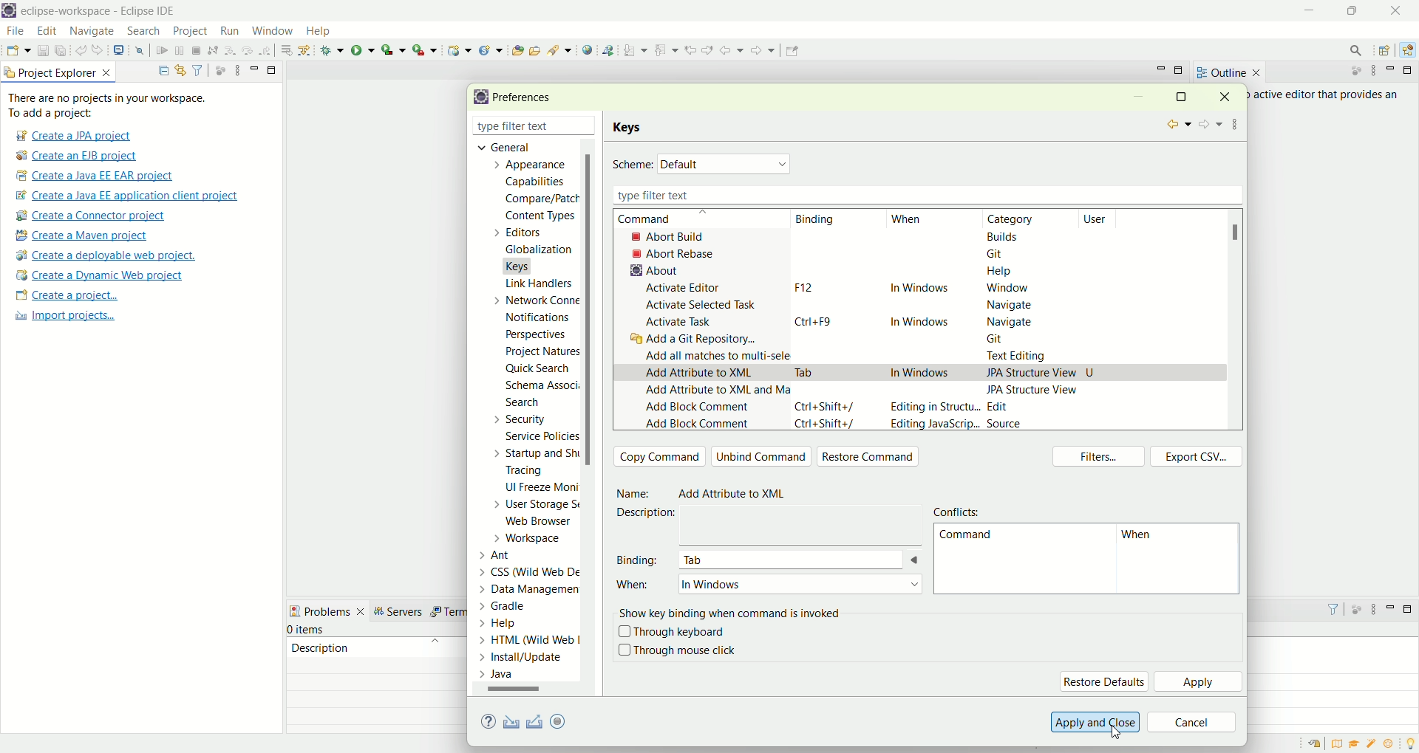  Describe the element at coordinates (1240, 233) in the screenshot. I see `scroll bar` at that location.